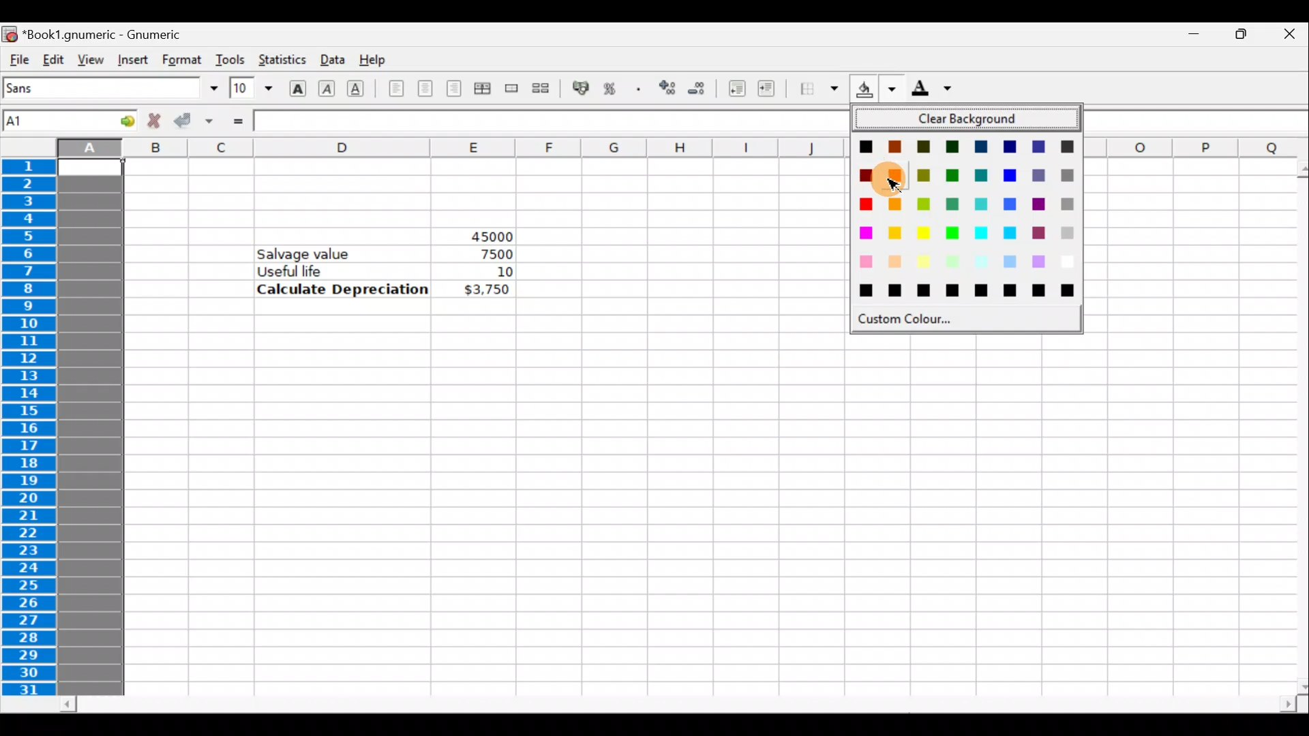  What do you see at coordinates (492, 254) in the screenshot?
I see `7500` at bounding box center [492, 254].